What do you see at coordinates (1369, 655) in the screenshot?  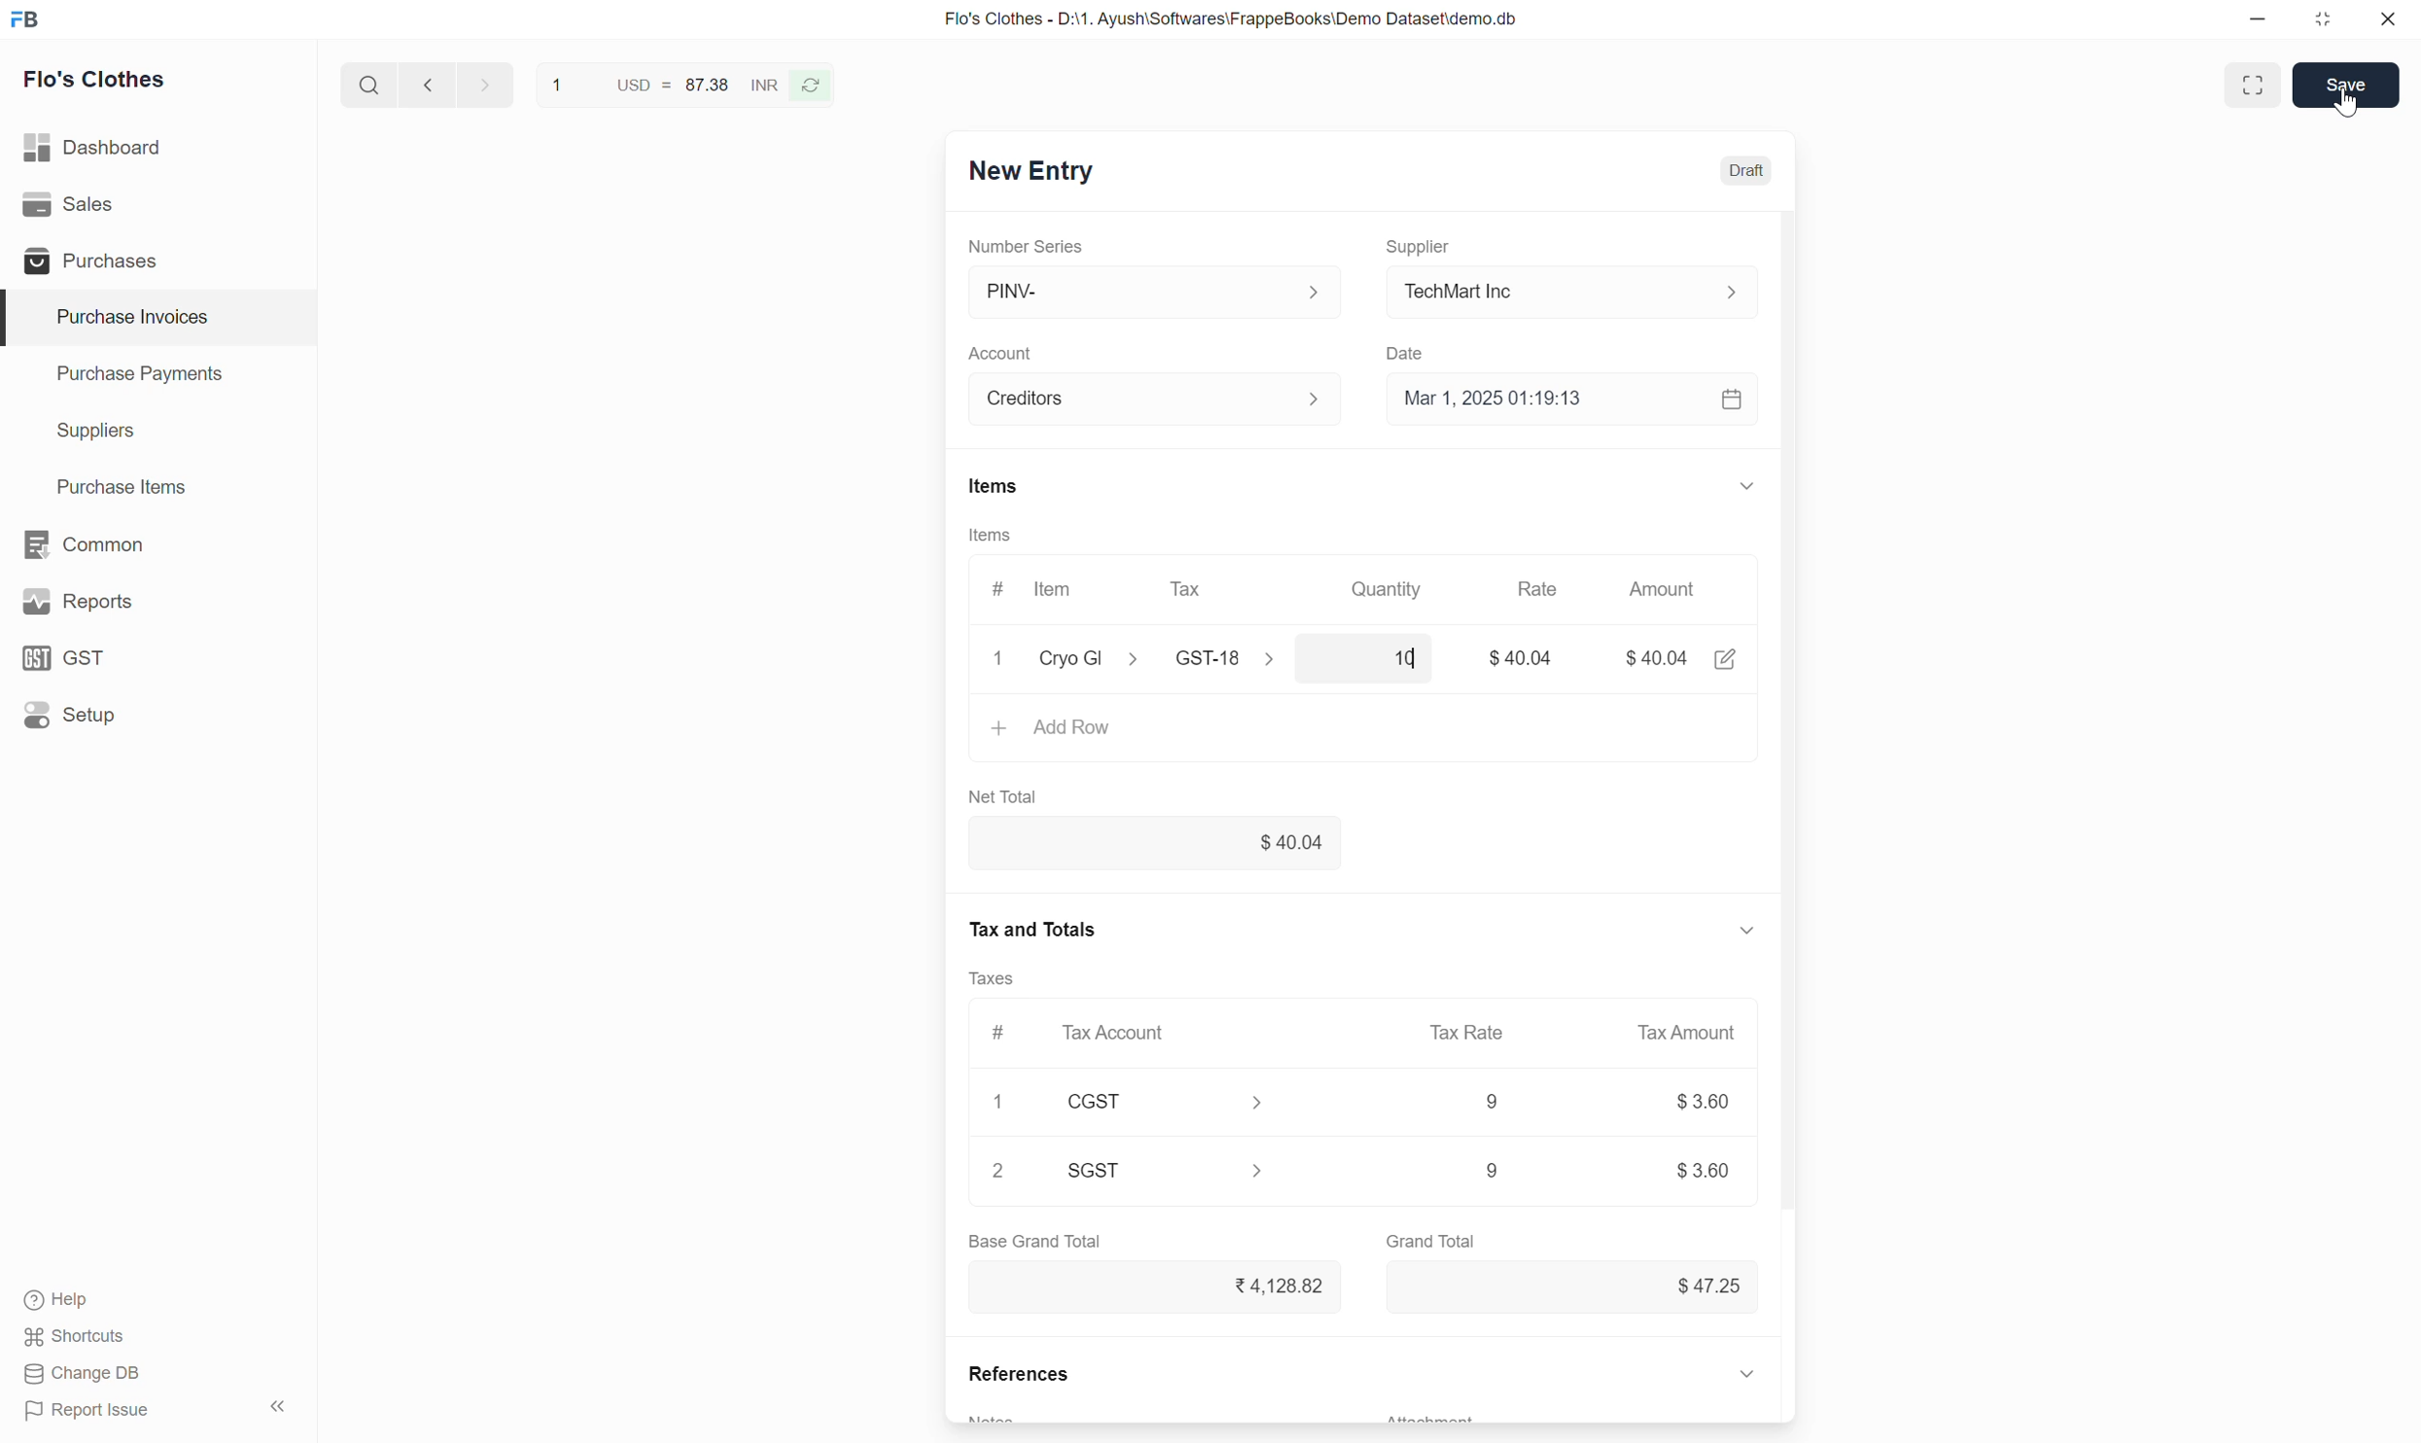 I see `10` at bounding box center [1369, 655].